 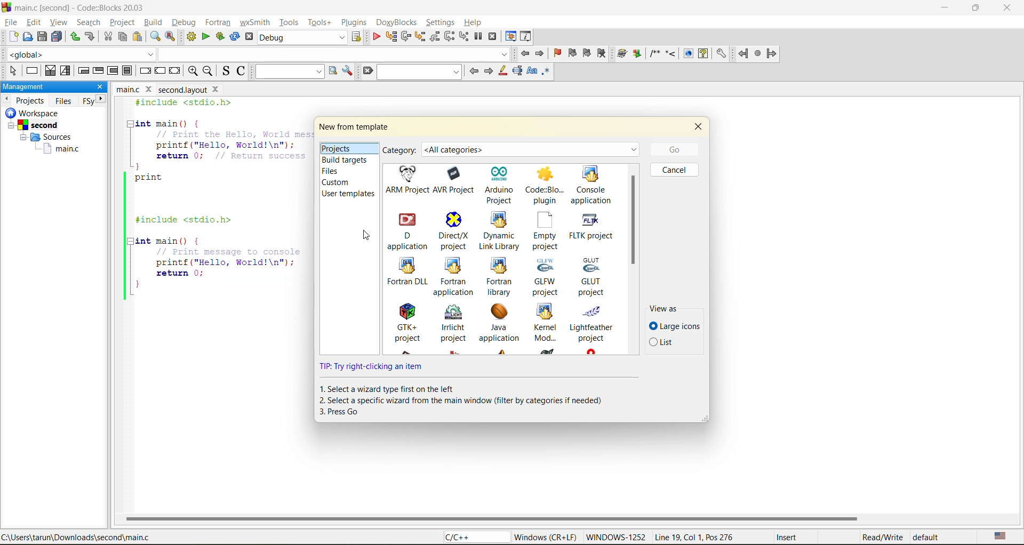 I want to click on edit, so click(x=34, y=22).